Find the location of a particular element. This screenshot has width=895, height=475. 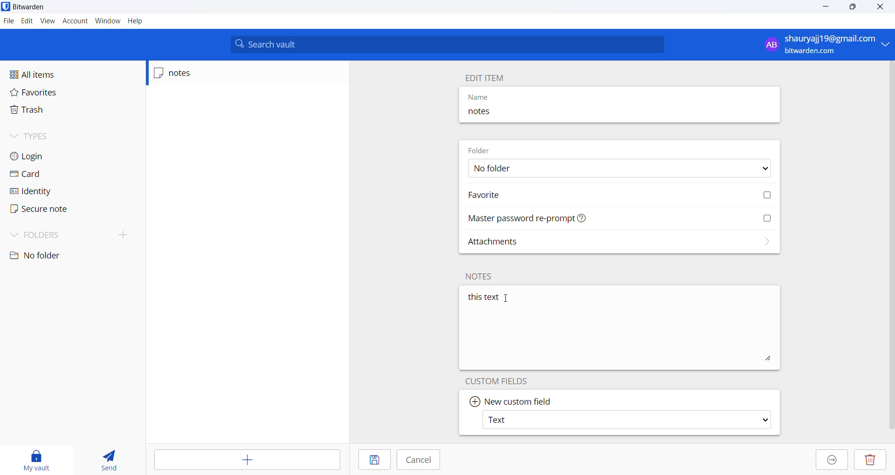

window is located at coordinates (106, 22).